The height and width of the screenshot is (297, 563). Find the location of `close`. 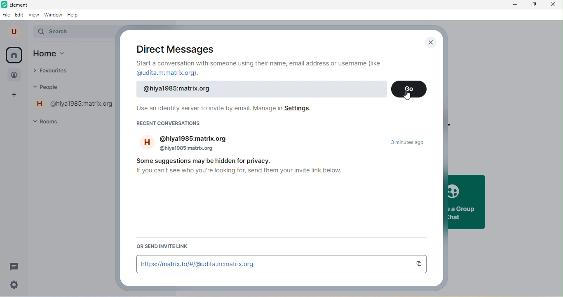

close is located at coordinates (553, 5).